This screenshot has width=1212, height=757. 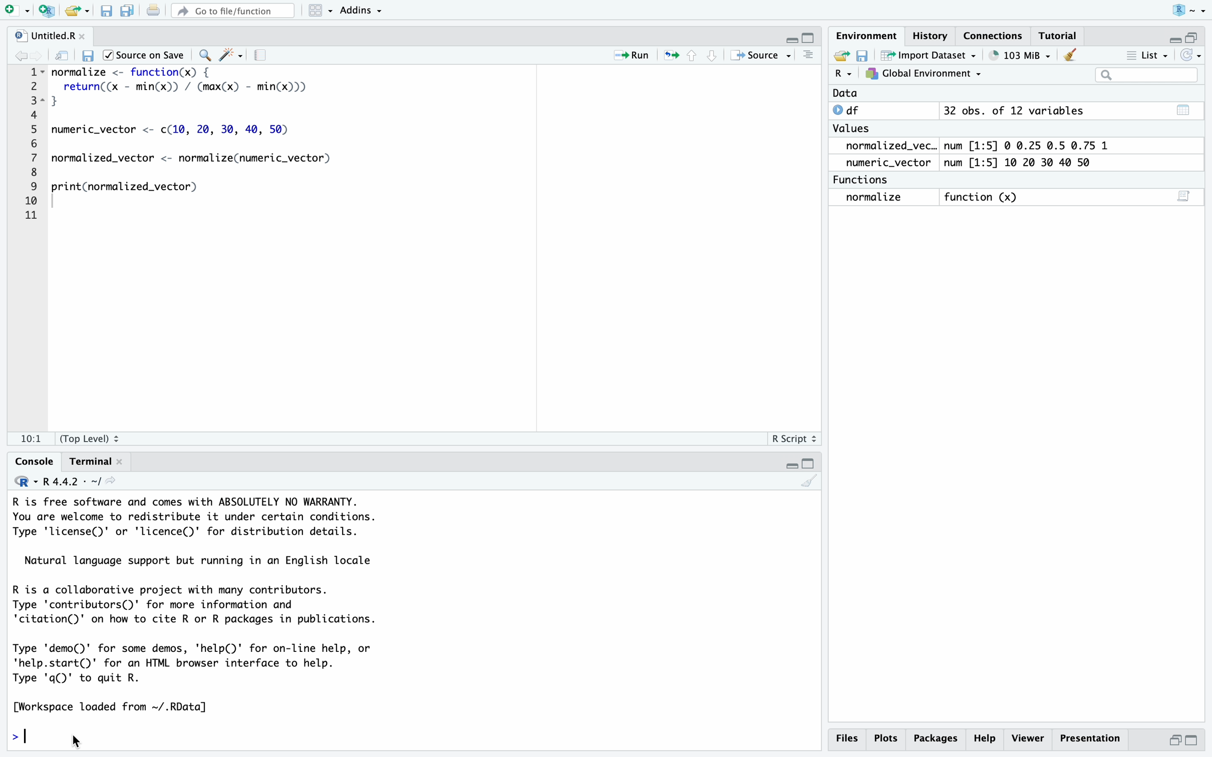 I want to click on Create a project, so click(x=46, y=11).